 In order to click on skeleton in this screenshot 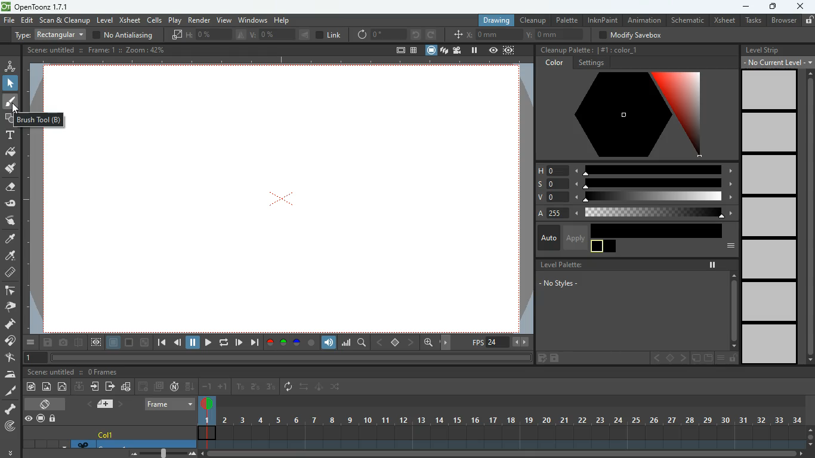, I will do `click(10, 409)`.